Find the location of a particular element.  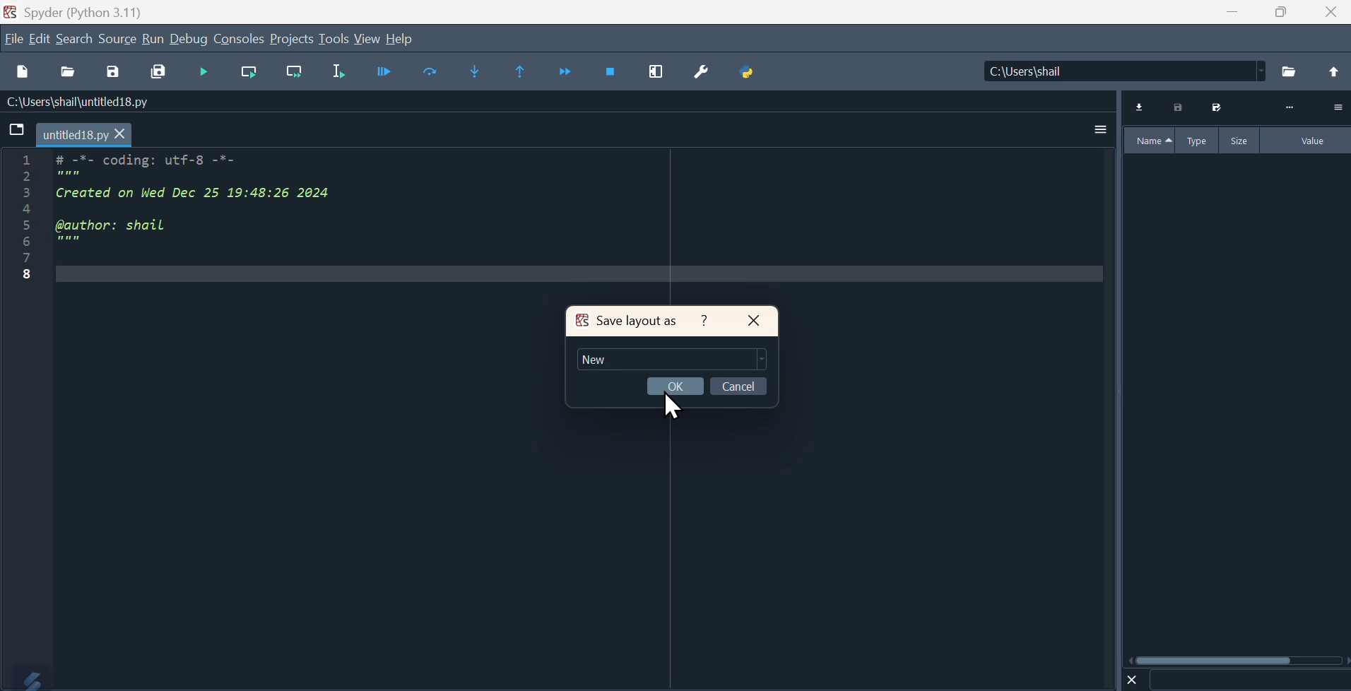

Download is located at coordinates (1140, 107).